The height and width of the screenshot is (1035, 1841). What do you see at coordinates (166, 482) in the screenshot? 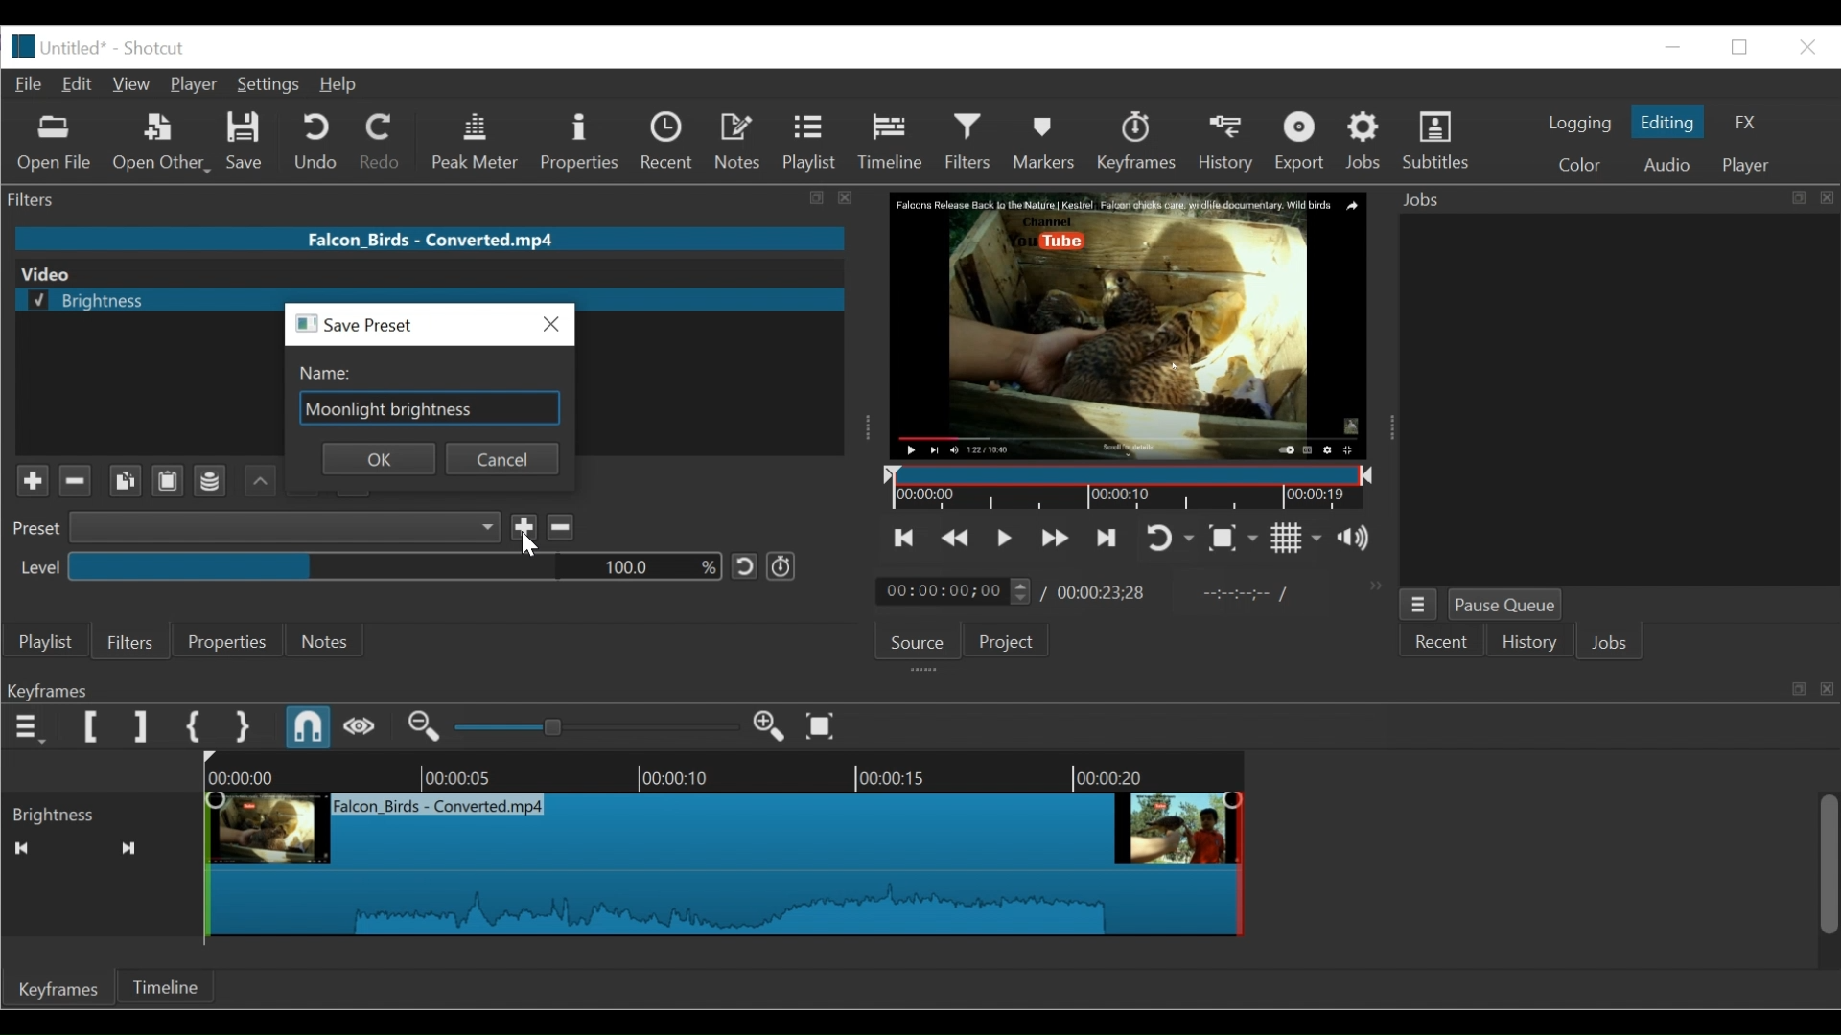
I see `Clipboard` at bounding box center [166, 482].